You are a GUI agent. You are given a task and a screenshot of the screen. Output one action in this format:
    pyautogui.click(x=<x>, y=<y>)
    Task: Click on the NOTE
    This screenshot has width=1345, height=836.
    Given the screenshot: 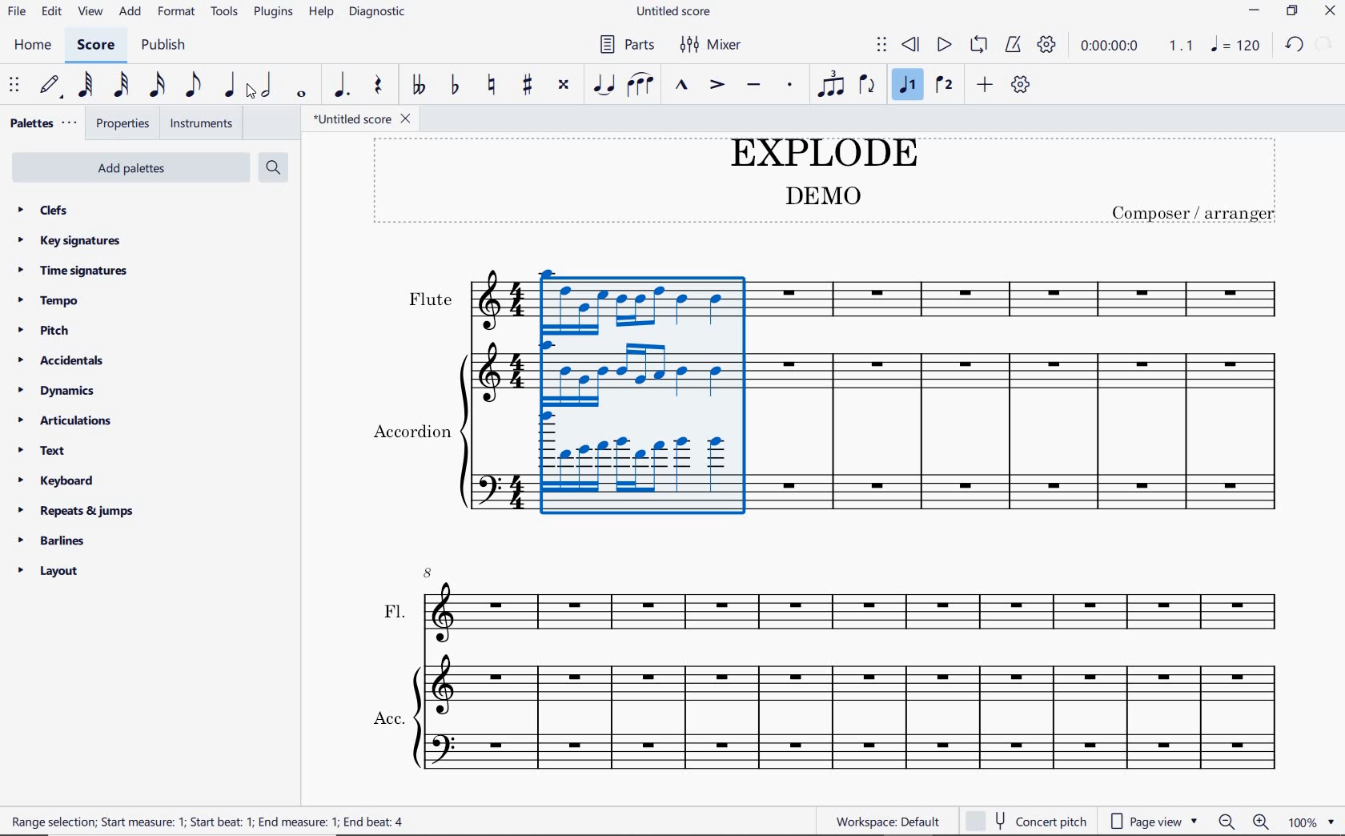 What is the action you would take?
    pyautogui.click(x=1235, y=46)
    